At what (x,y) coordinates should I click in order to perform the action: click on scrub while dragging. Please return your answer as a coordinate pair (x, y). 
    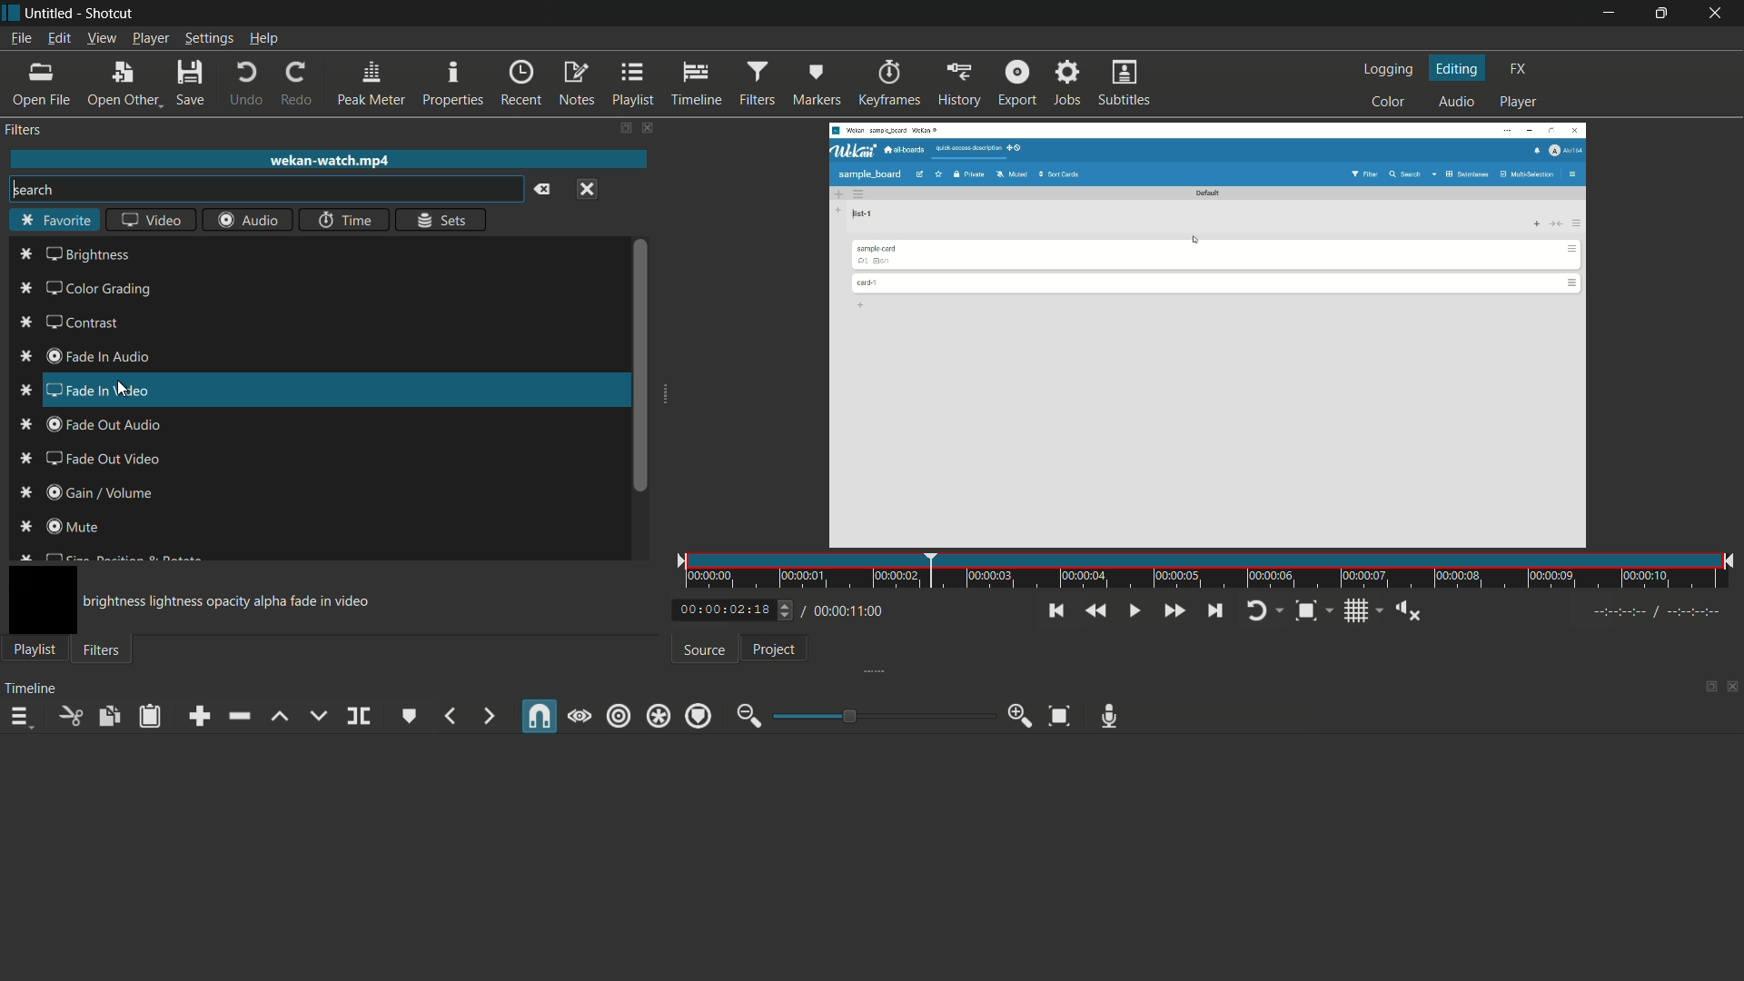
    Looking at the image, I should click on (579, 717).